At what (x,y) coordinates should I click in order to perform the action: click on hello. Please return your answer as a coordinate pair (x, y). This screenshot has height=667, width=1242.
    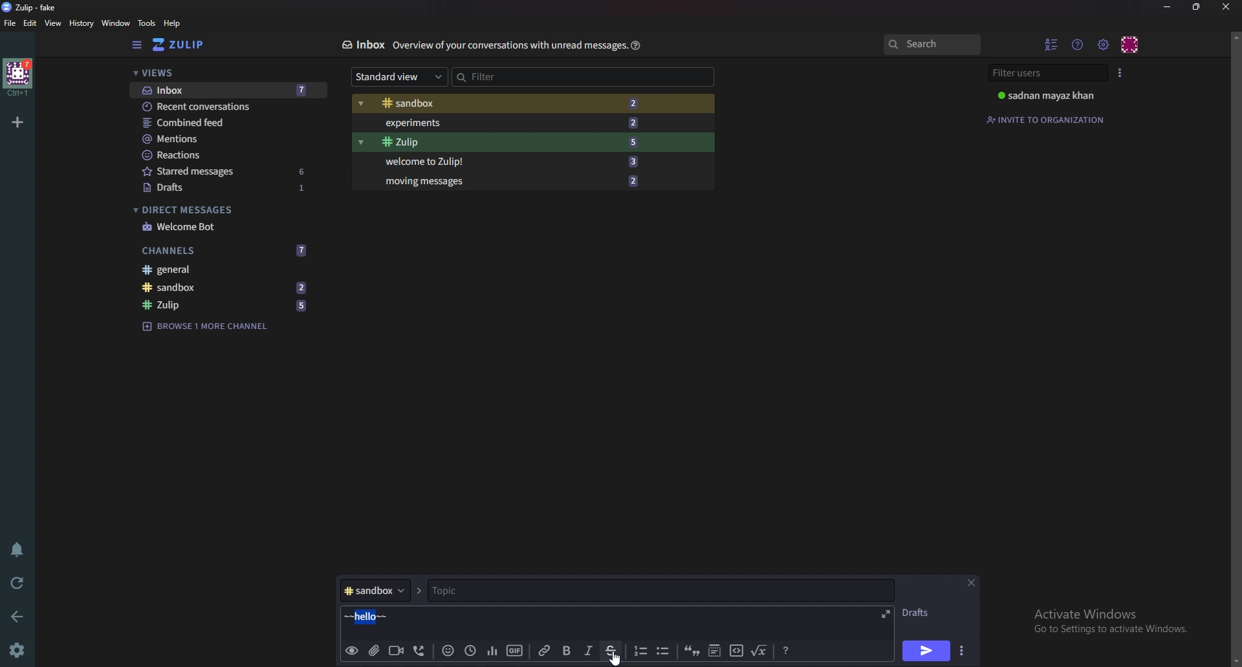
    Looking at the image, I should click on (370, 617).